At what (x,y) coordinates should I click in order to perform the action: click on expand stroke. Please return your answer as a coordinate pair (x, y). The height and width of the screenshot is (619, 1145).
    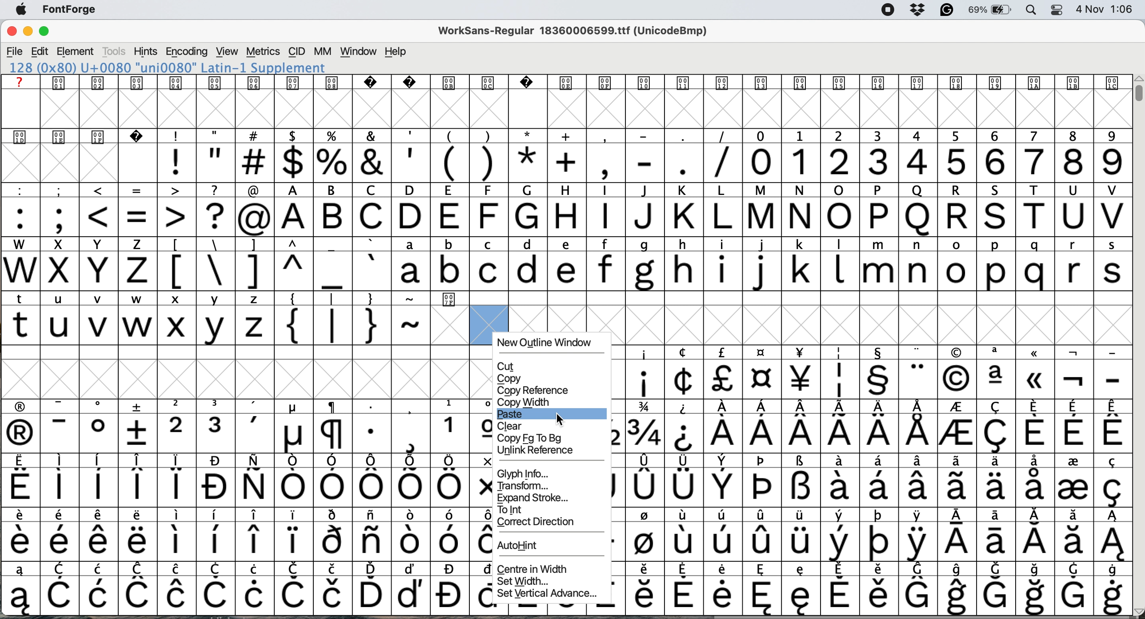
    Looking at the image, I should click on (535, 498).